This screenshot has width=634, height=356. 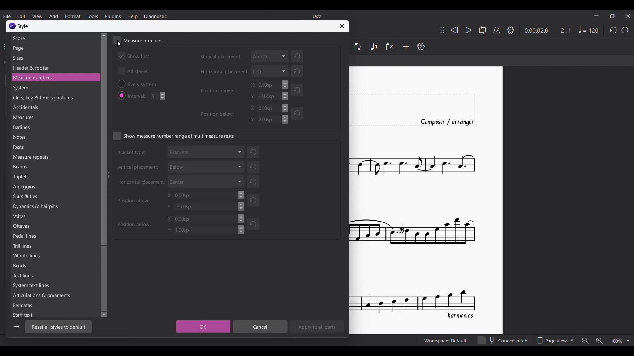 What do you see at coordinates (21, 266) in the screenshot?
I see `Bends` at bounding box center [21, 266].